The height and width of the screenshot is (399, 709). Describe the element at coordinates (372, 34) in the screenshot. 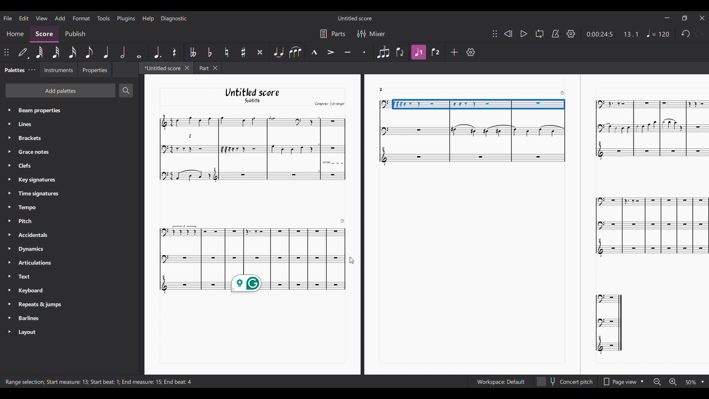

I see `Mixer settings` at that location.